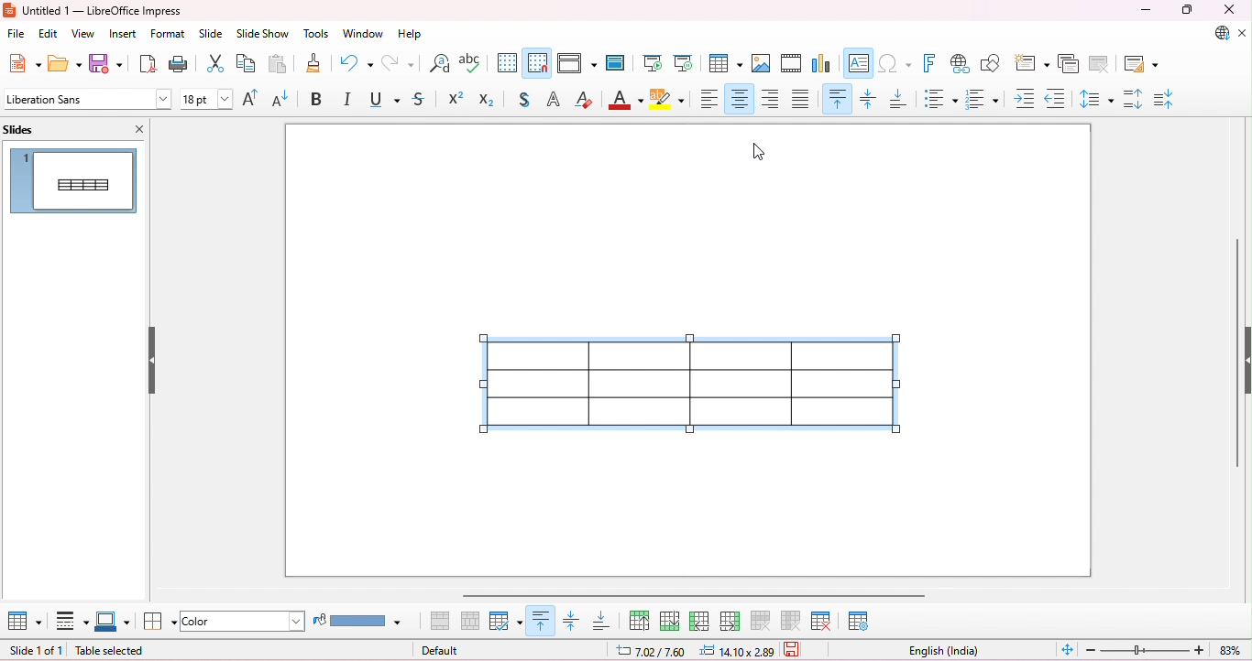  Describe the element at coordinates (349, 99) in the screenshot. I see `italics` at that location.